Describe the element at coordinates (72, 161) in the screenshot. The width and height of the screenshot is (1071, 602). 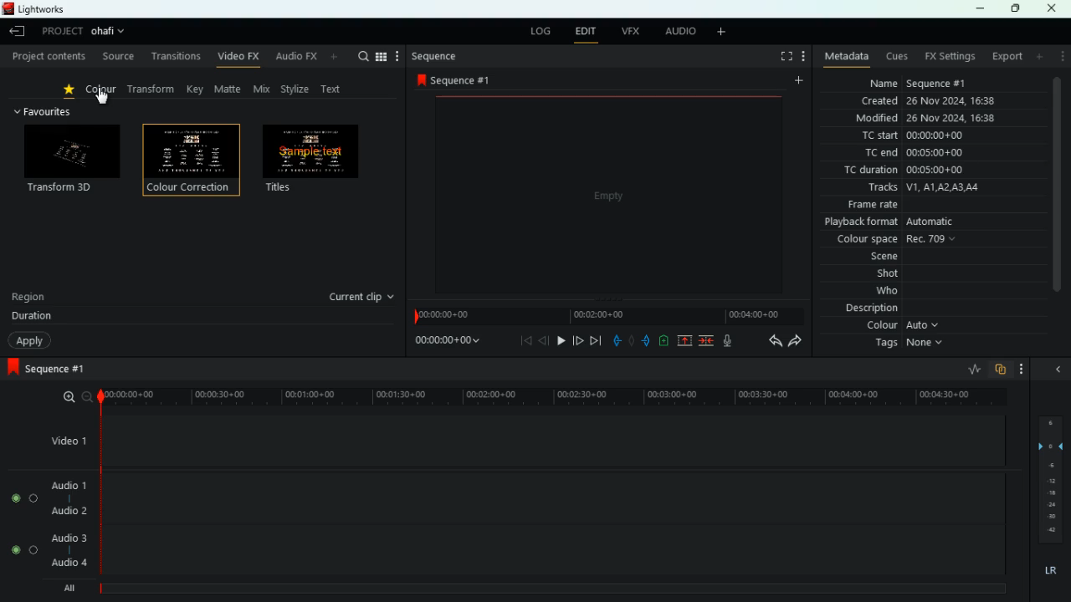
I see `transform 3D` at that location.